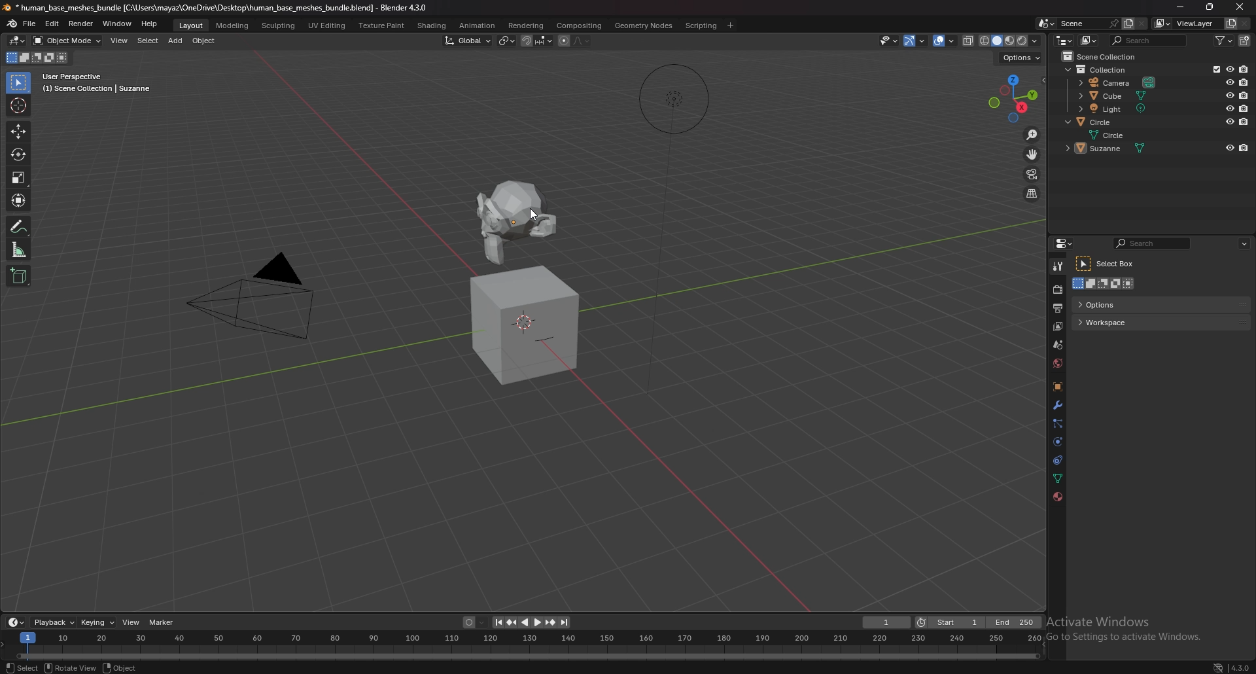  I want to click on hide in viewport, so click(1229, 82).